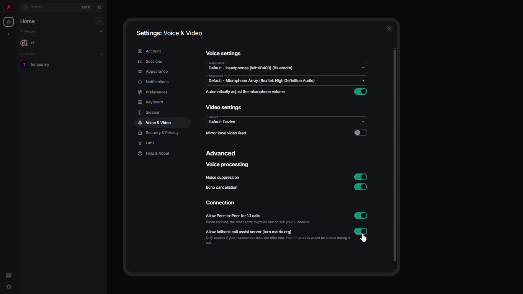  I want to click on quick settings, so click(10, 287).